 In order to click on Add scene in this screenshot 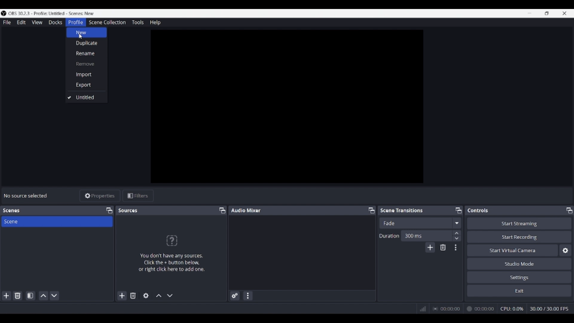, I will do `click(7, 296)`.